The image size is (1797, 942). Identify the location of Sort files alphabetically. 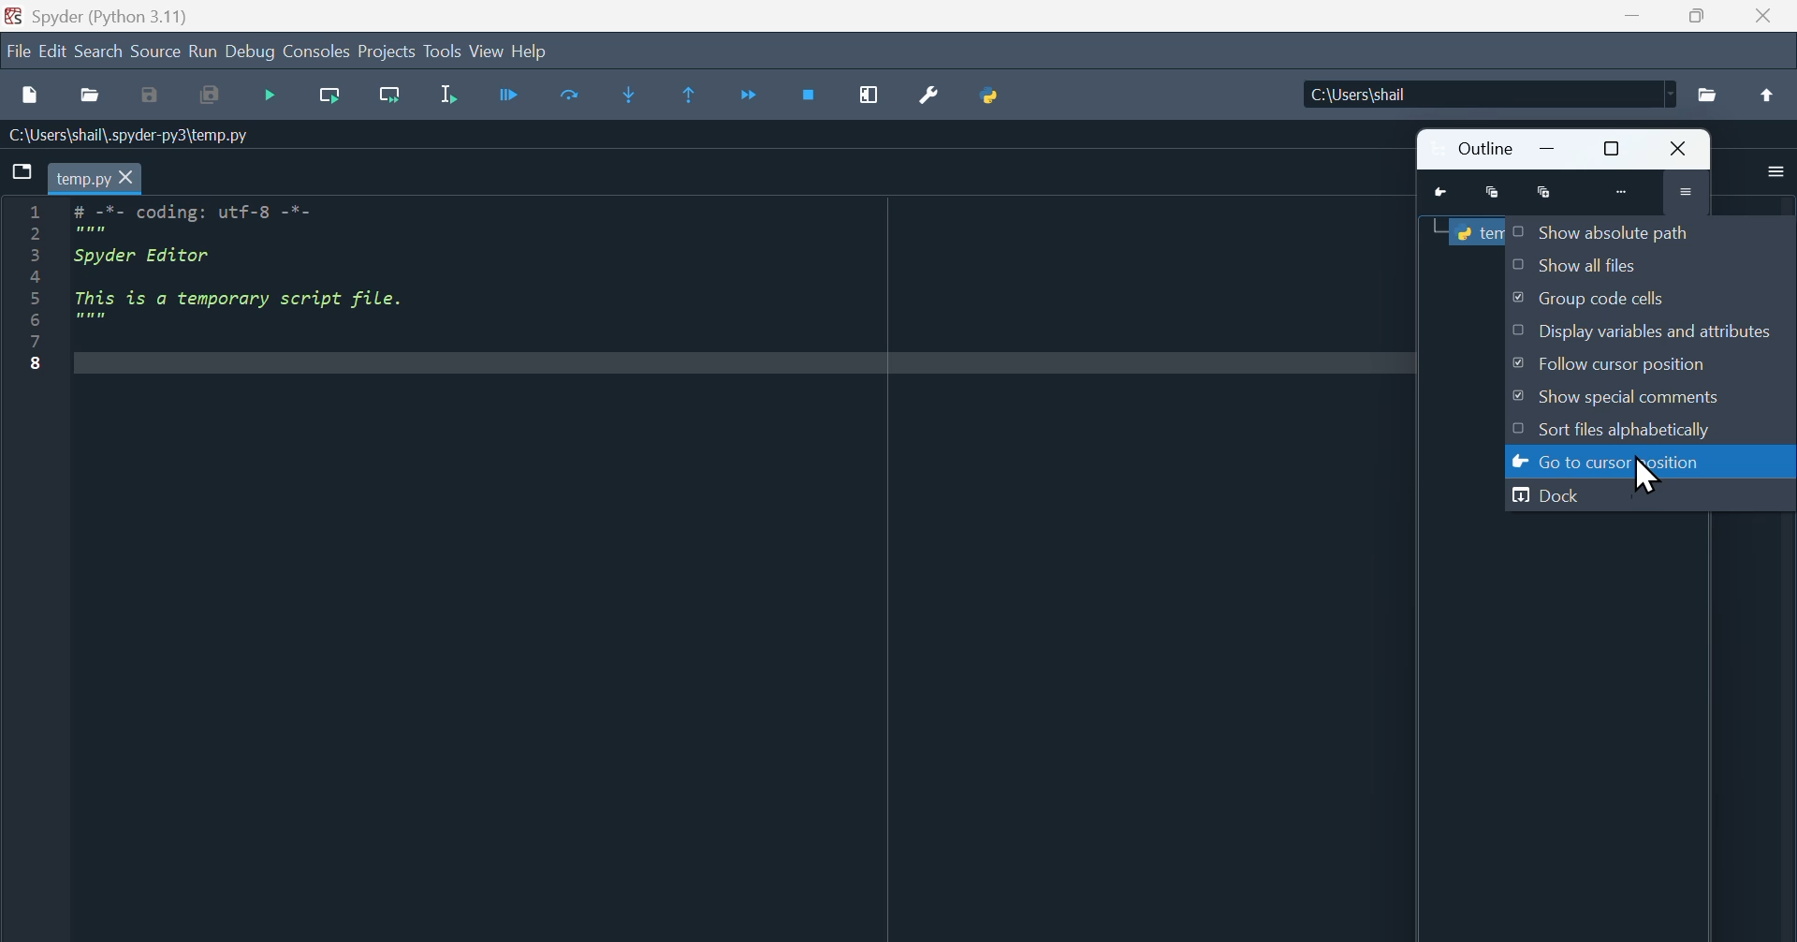
(1620, 428).